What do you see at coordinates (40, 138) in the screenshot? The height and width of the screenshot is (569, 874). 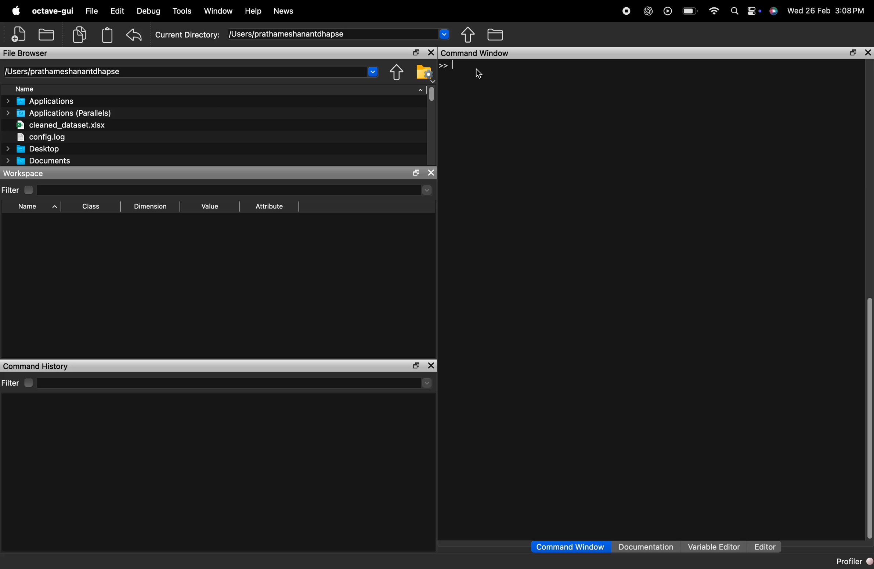 I see `config.log` at bounding box center [40, 138].